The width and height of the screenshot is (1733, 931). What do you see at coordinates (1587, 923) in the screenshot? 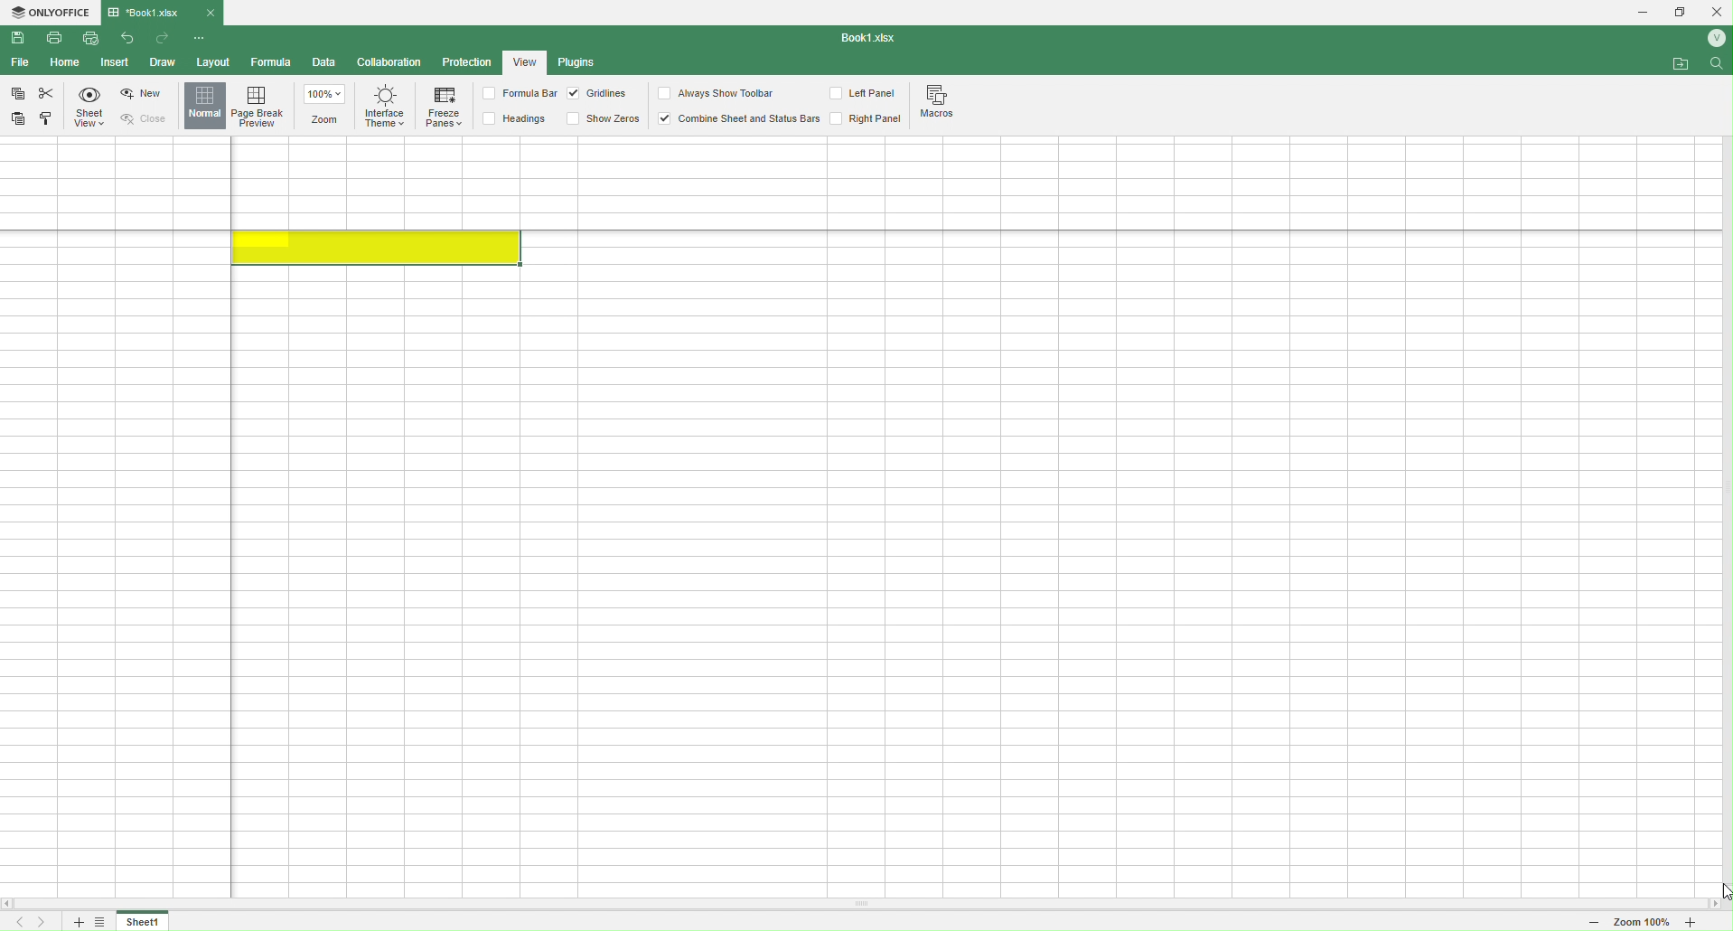
I see `Zoom out` at bounding box center [1587, 923].